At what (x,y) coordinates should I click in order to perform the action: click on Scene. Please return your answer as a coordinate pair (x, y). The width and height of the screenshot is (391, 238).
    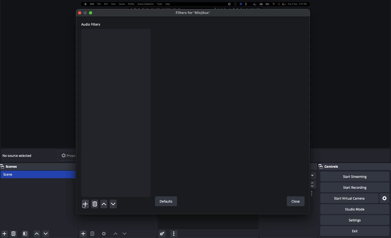
    Looking at the image, I should click on (39, 175).